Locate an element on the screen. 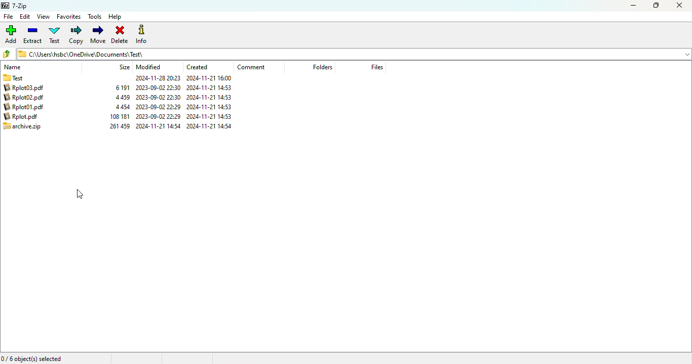 This screenshot has height=364, width=692. 2024-11-21 14:53 is located at coordinates (211, 126).